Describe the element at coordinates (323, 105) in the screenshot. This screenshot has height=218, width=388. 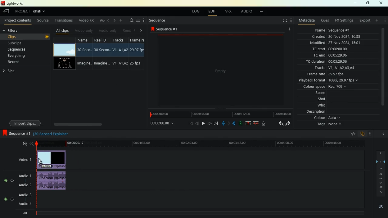
I see `who` at that location.